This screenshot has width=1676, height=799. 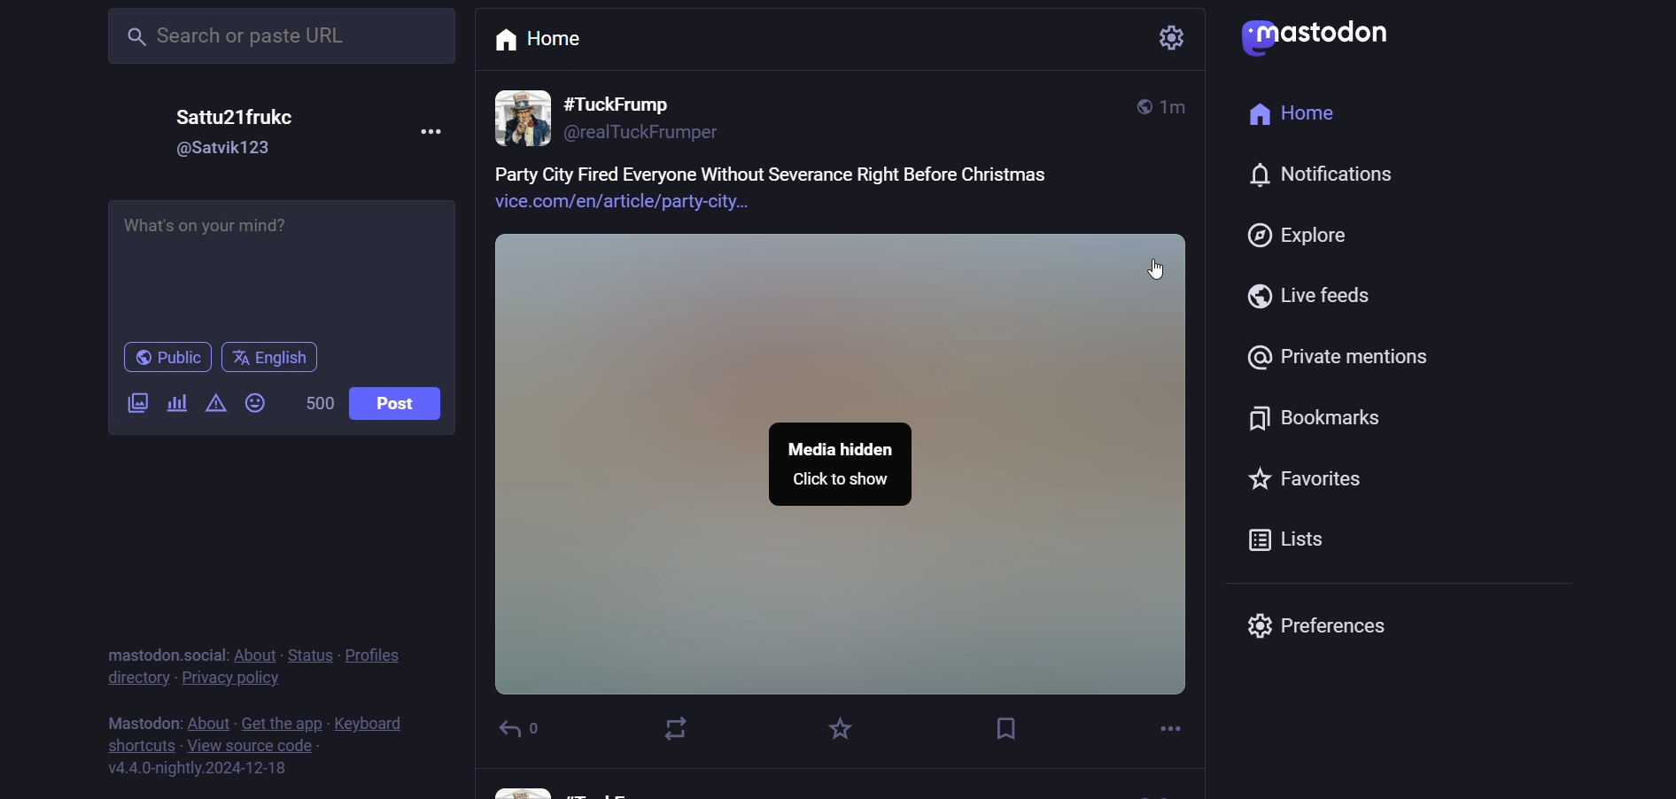 What do you see at coordinates (1309, 418) in the screenshot?
I see `Bookmarks` at bounding box center [1309, 418].